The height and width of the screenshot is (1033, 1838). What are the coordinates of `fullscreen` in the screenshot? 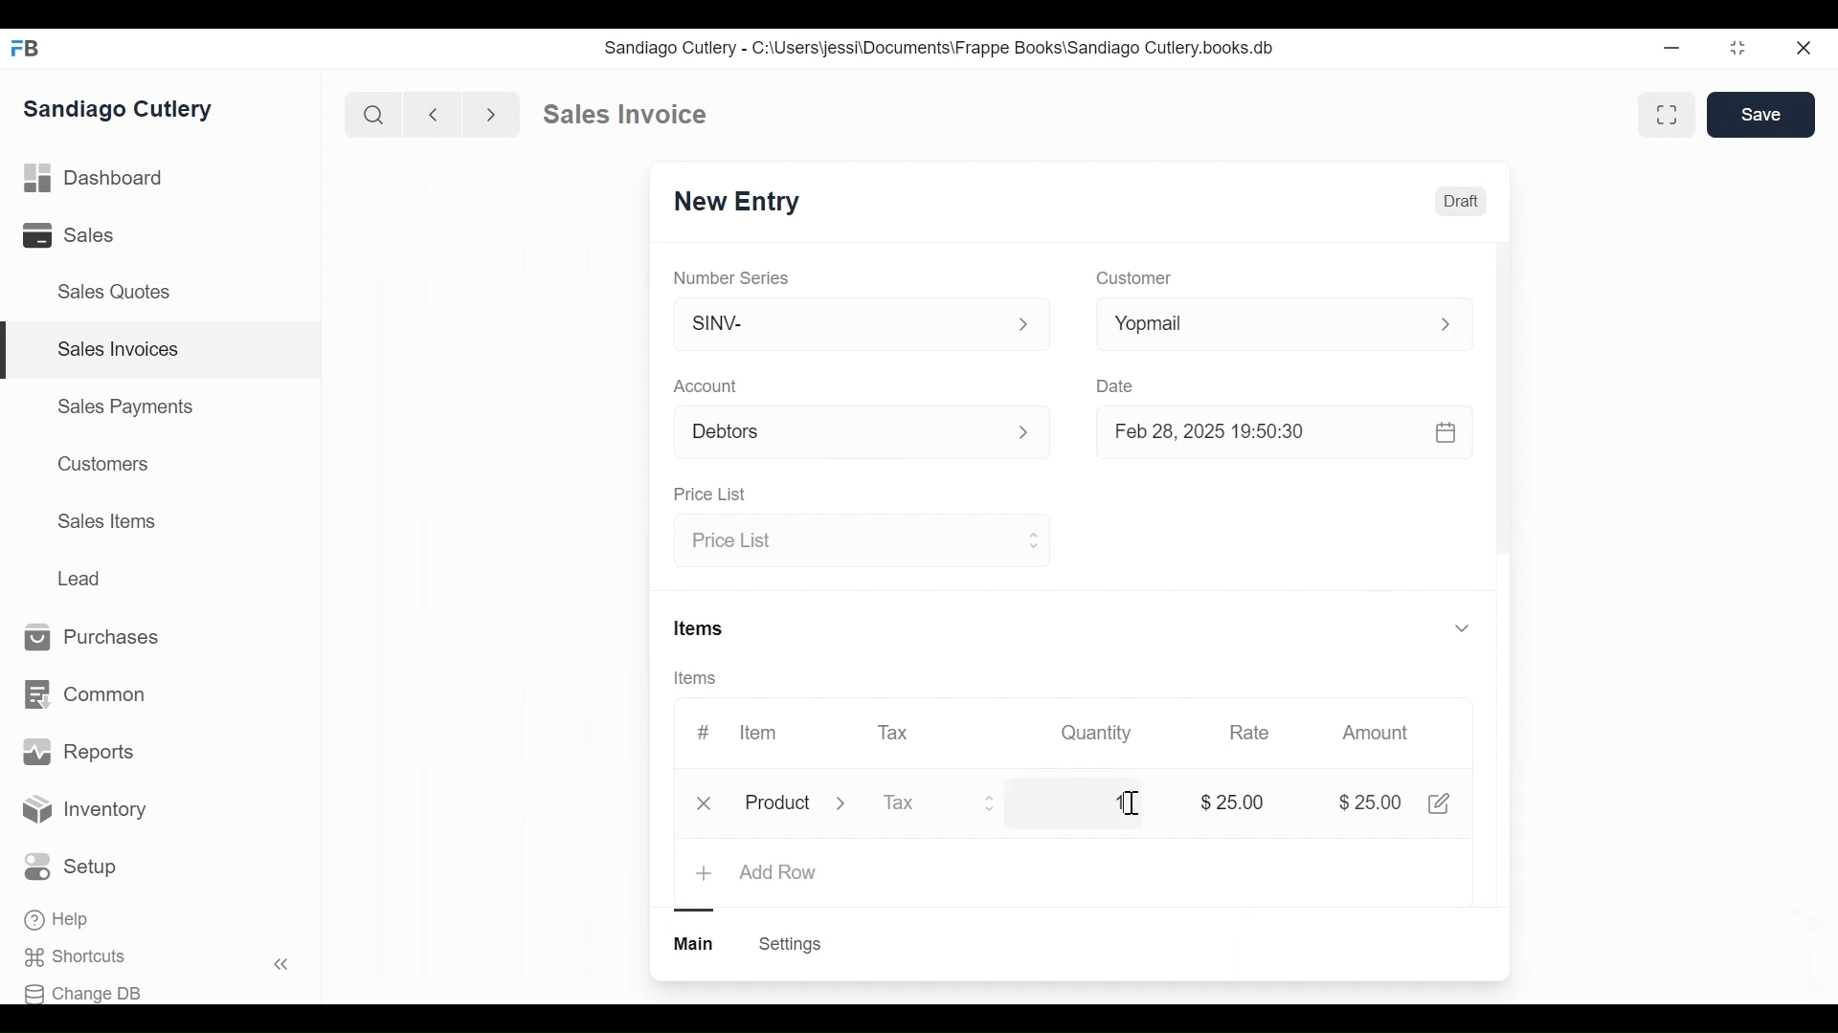 It's located at (1670, 114).